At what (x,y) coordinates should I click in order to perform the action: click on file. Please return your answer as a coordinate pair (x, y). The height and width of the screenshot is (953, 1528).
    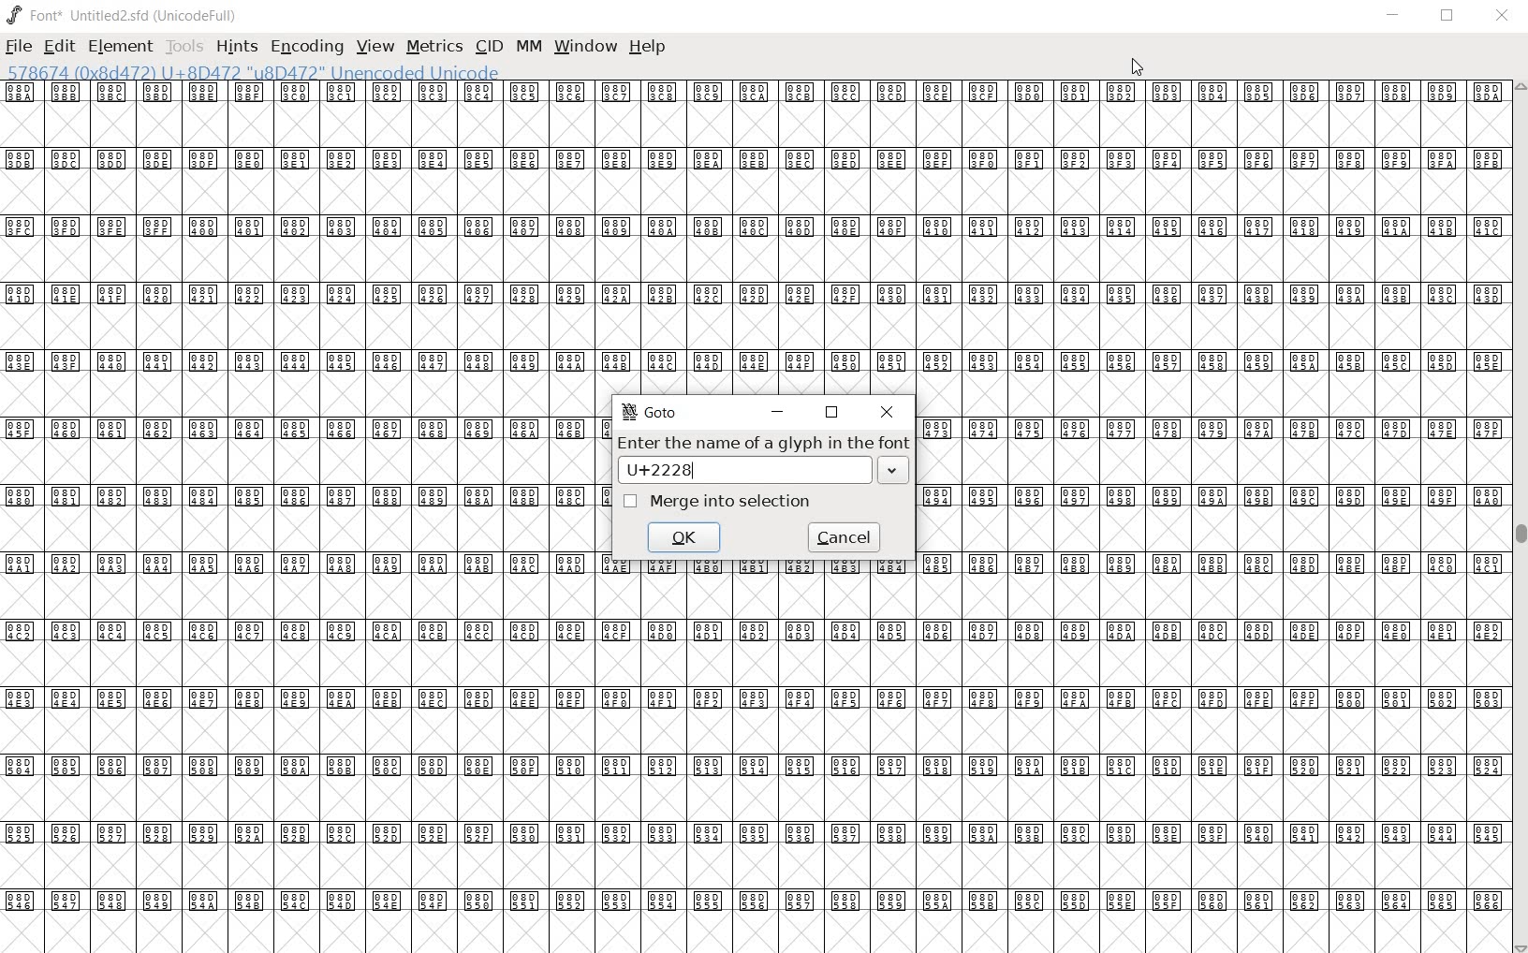
    Looking at the image, I should click on (20, 46).